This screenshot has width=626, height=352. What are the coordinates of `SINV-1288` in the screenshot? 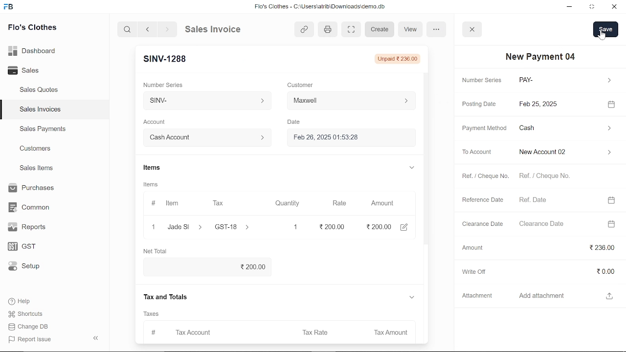 It's located at (164, 59).